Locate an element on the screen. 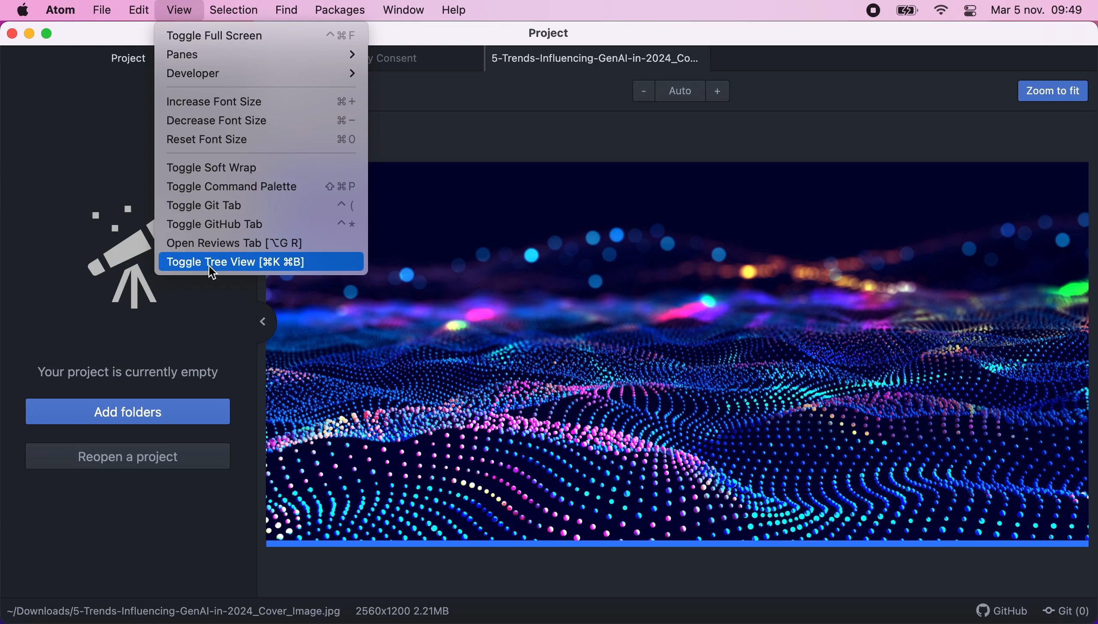 Image resolution: width=1098 pixels, height=624 pixels. toggle git tab is located at coordinates (262, 206).